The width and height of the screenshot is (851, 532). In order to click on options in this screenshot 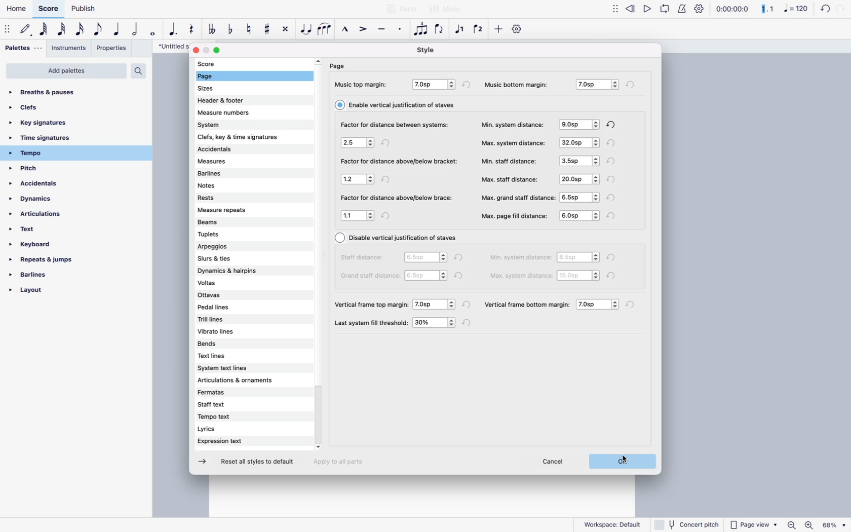, I will do `click(578, 178)`.